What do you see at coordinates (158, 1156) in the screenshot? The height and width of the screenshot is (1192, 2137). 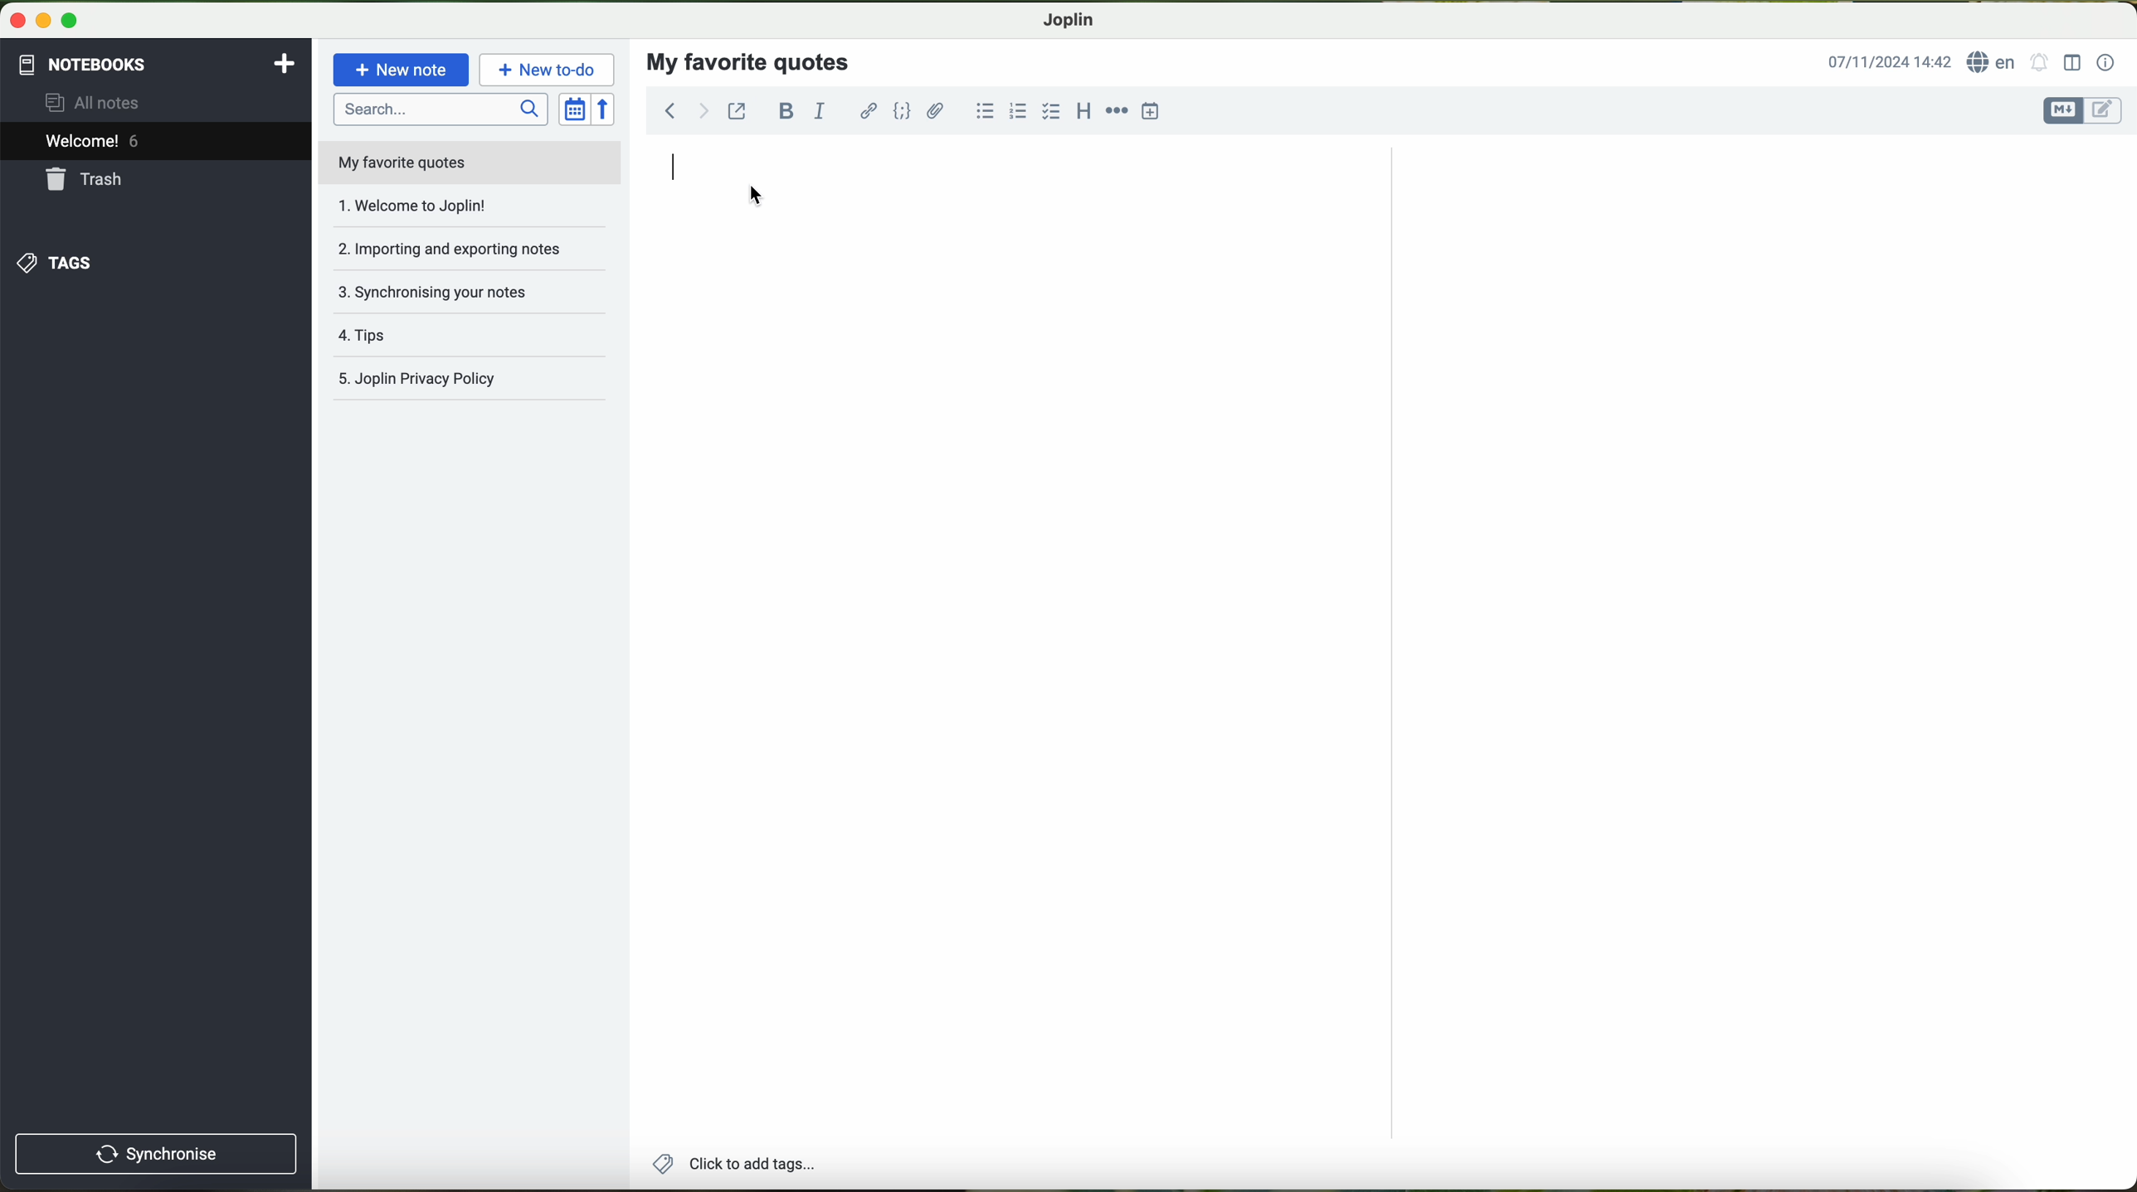 I see `synchronise button` at bounding box center [158, 1156].